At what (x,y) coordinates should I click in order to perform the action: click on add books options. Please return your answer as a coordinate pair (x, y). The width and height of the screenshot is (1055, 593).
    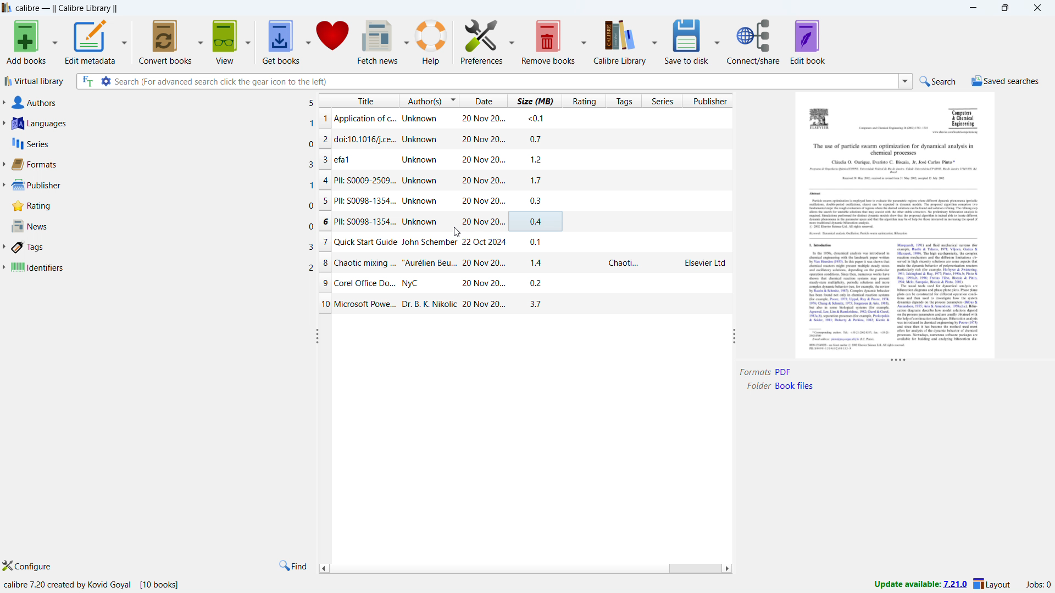
    Looking at the image, I should click on (55, 41).